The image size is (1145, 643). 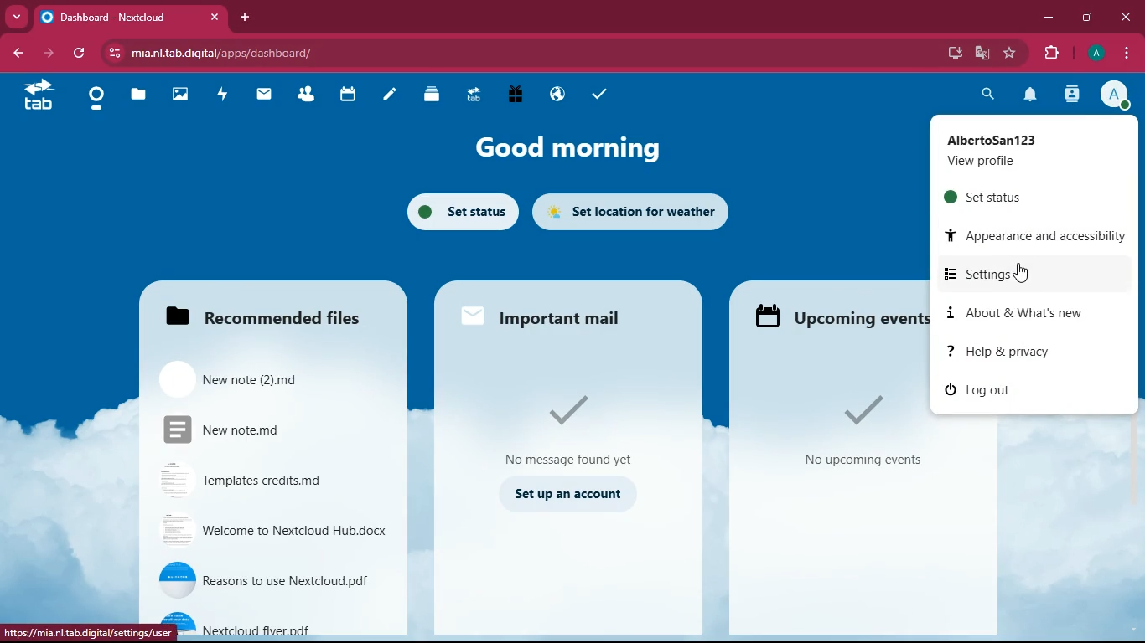 I want to click on No upcoming events, so click(x=861, y=461).